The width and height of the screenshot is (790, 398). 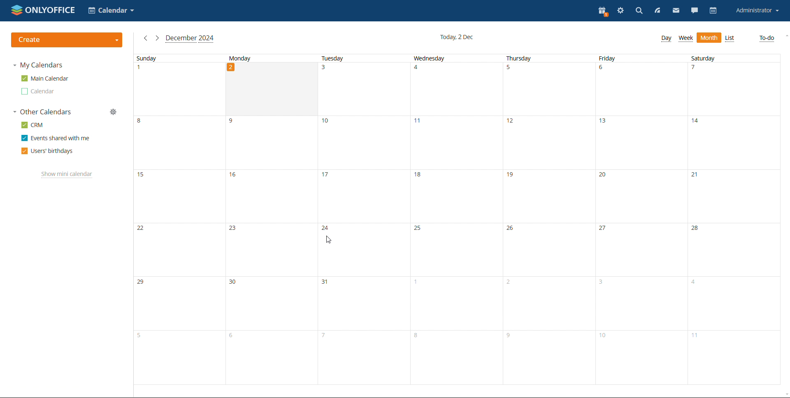 I want to click on 3, so click(x=327, y=71).